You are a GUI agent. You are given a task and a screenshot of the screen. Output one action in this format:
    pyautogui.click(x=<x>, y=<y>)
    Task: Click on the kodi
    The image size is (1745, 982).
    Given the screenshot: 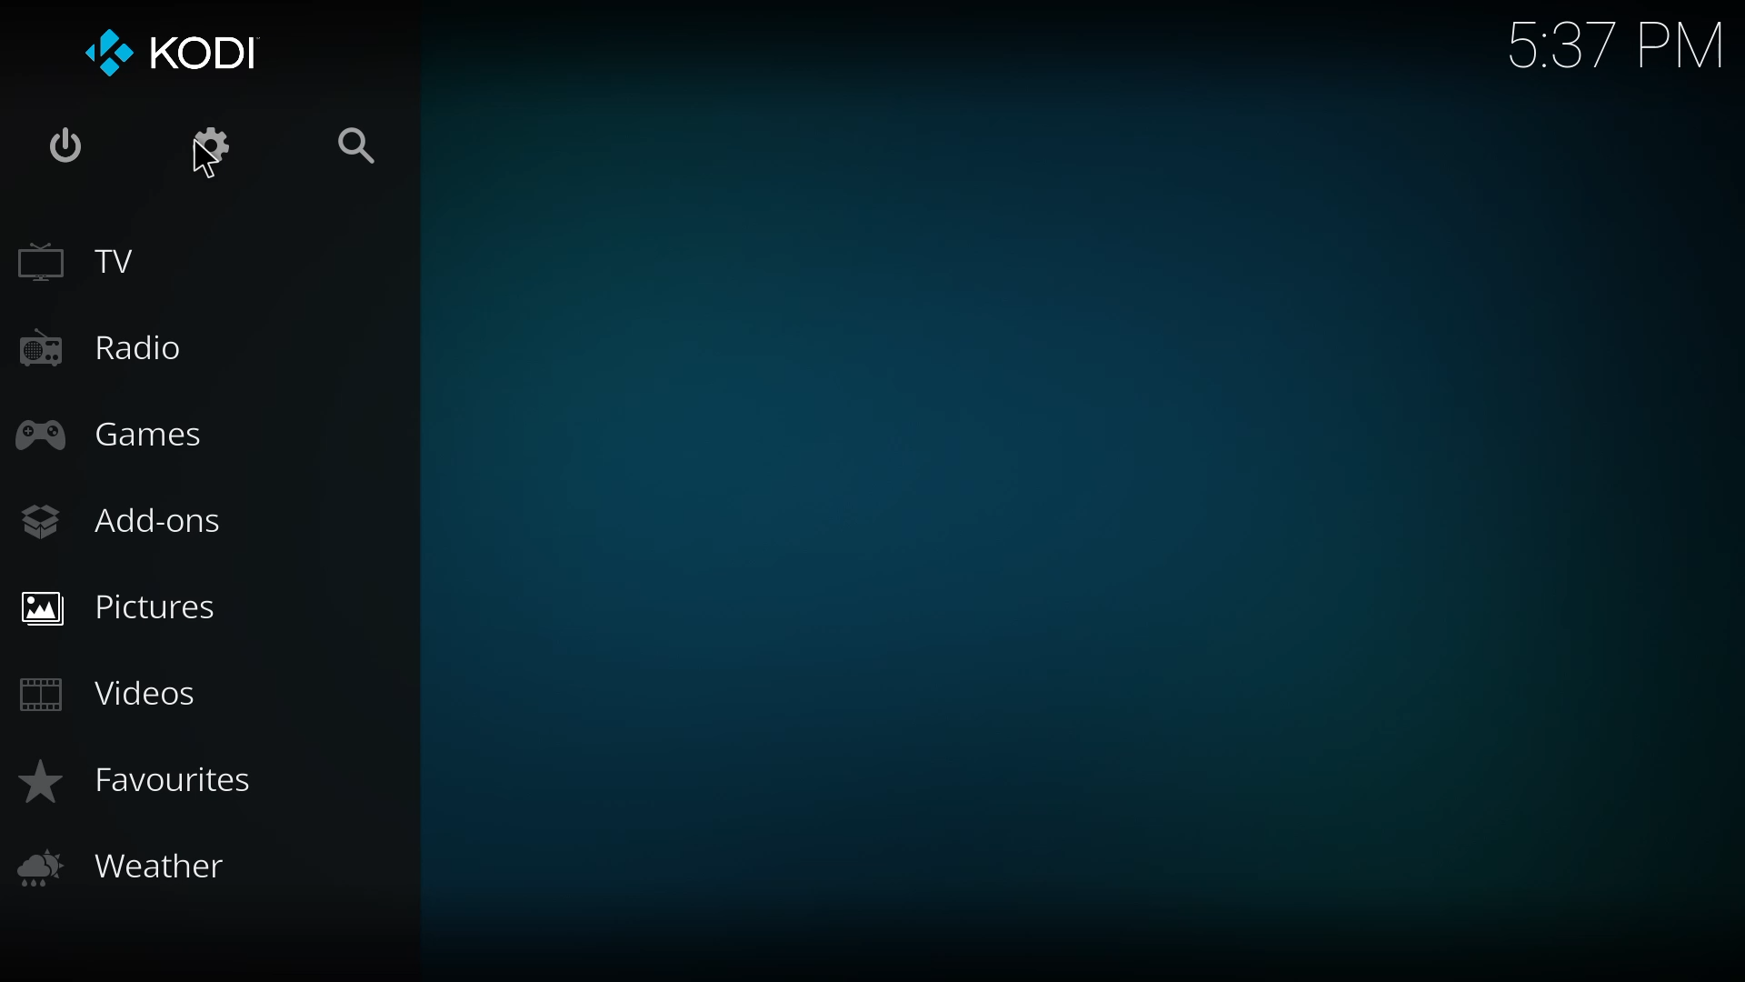 What is the action you would take?
    pyautogui.click(x=209, y=52)
    